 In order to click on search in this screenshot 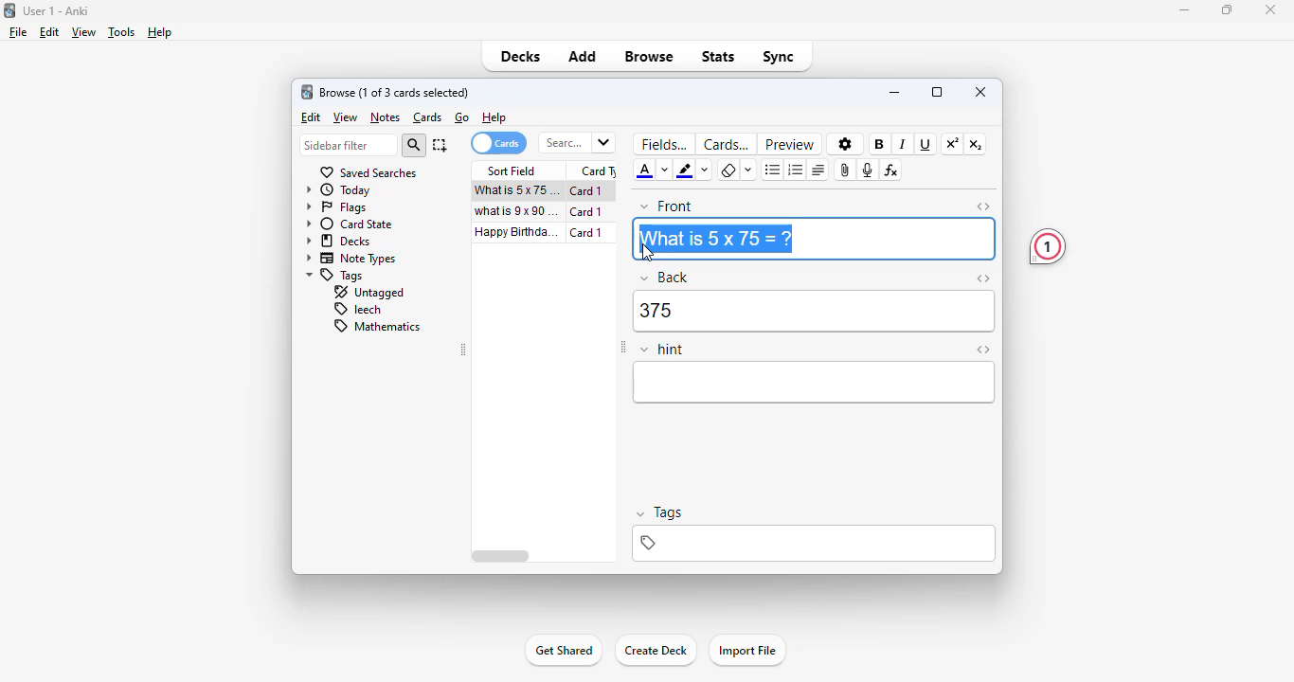, I will do `click(578, 143)`.